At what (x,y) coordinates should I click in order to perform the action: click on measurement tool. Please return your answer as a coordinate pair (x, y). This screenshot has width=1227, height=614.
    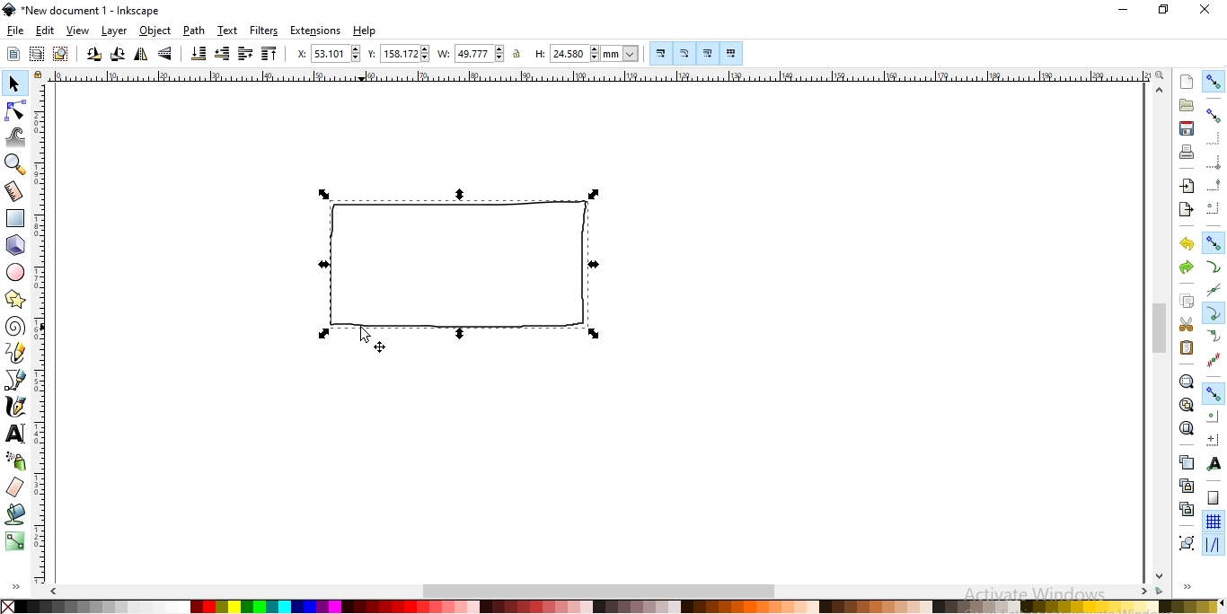
    Looking at the image, I should click on (13, 190).